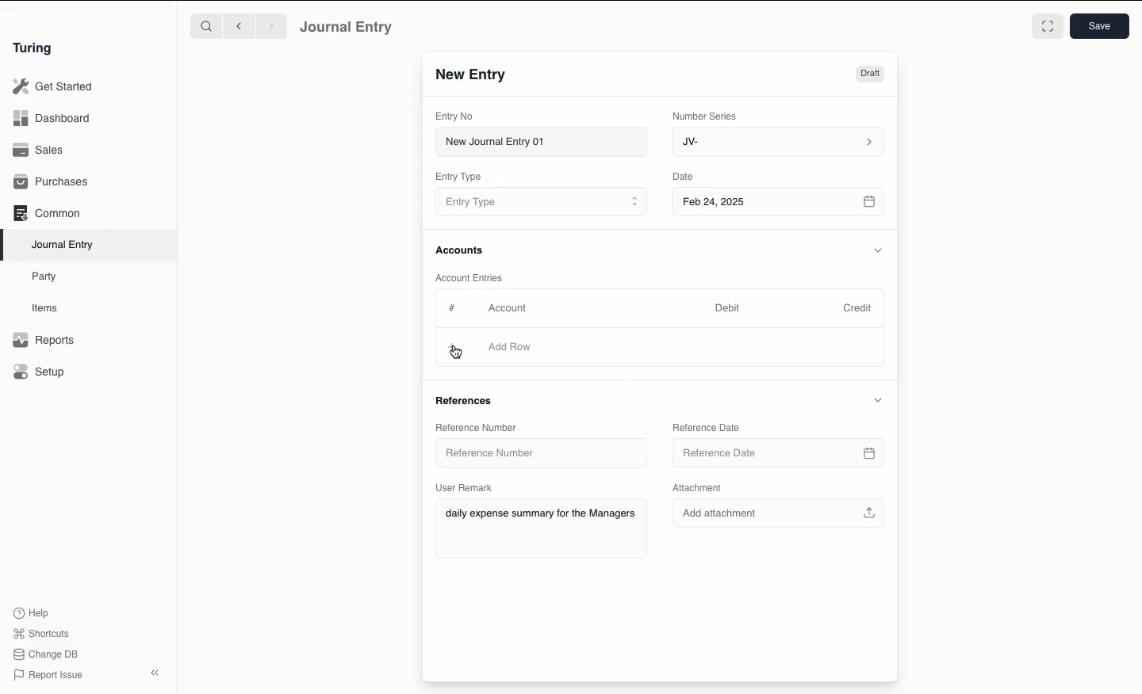 The height and width of the screenshot is (694, 1142). What do you see at coordinates (780, 204) in the screenshot?
I see `Feb 24, 2025` at bounding box center [780, 204].